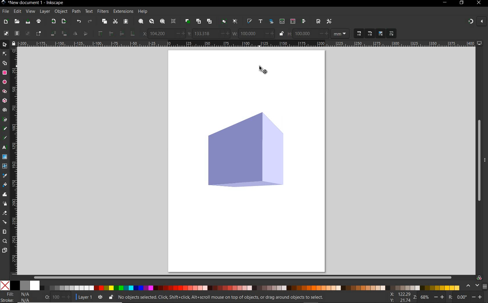  I want to click on move gradients, so click(381, 33).